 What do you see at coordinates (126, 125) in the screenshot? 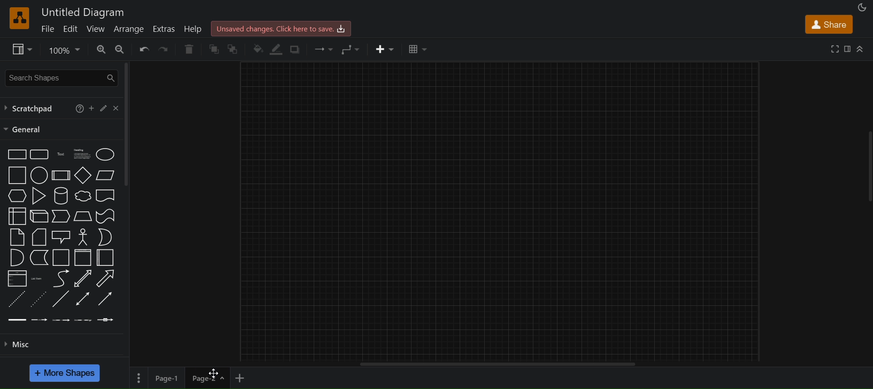
I see `vertical scroll bar` at bounding box center [126, 125].